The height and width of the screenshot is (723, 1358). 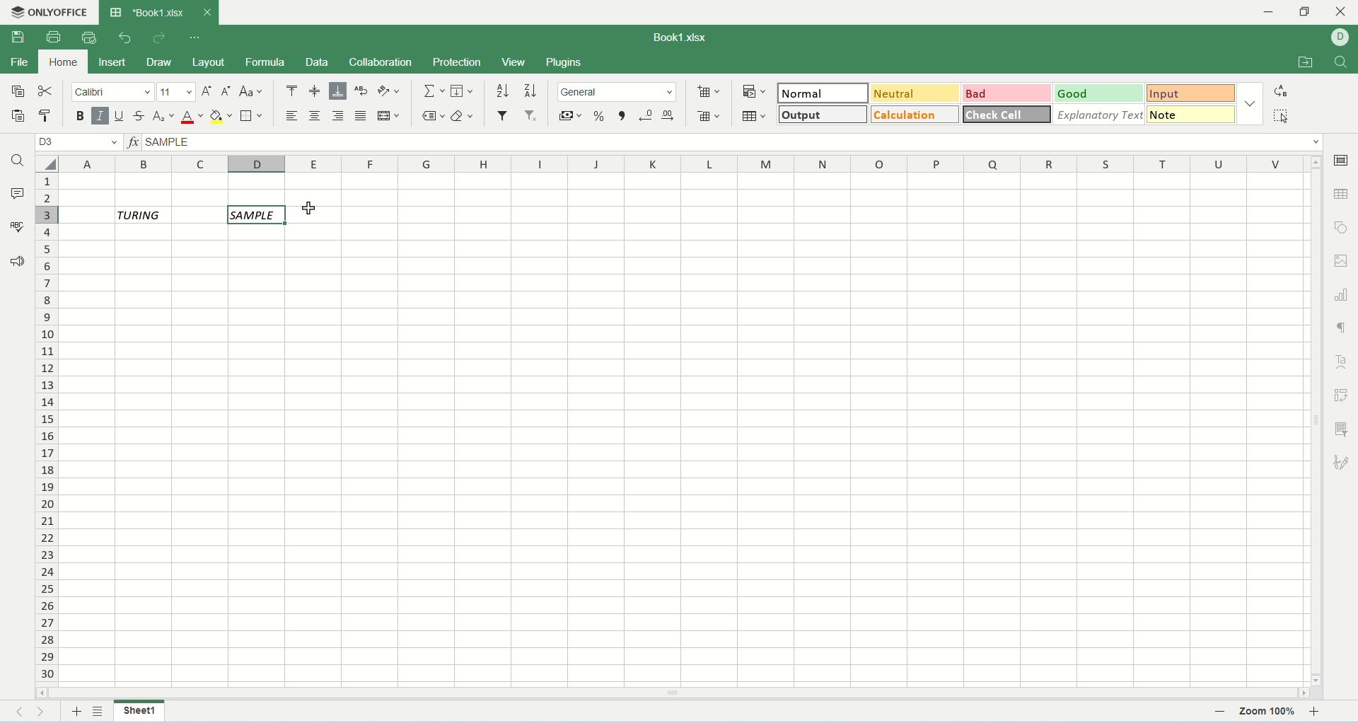 What do you see at coordinates (16, 37) in the screenshot?
I see `save` at bounding box center [16, 37].